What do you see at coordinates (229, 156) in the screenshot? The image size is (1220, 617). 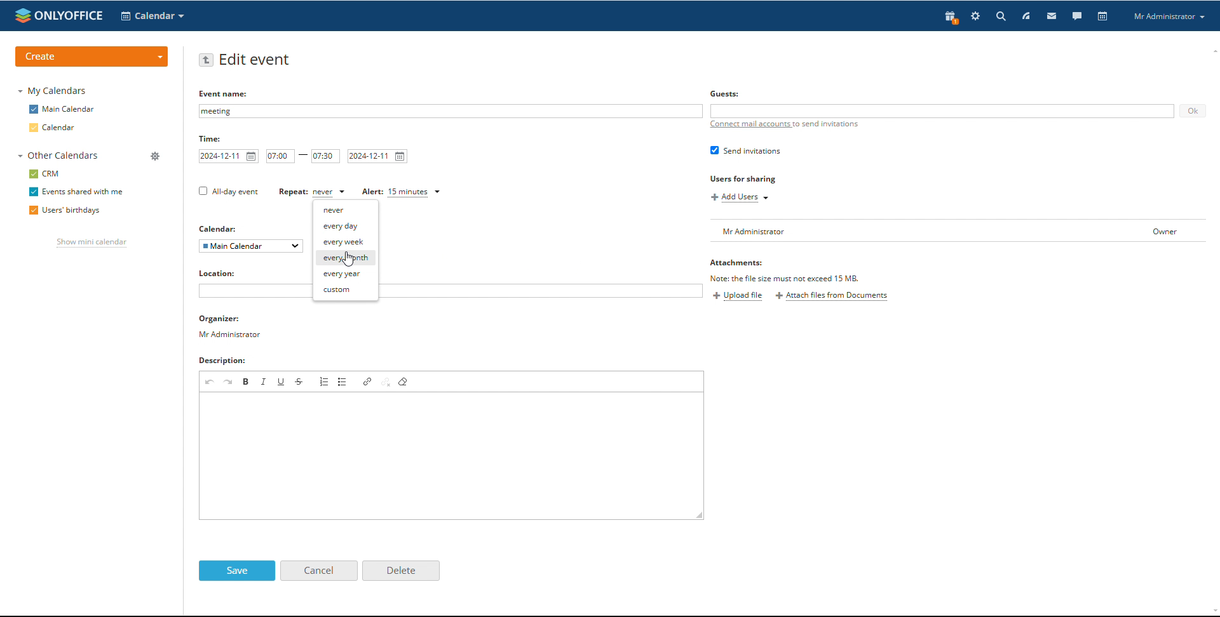 I see `start date` at bounding box center [229, 156].